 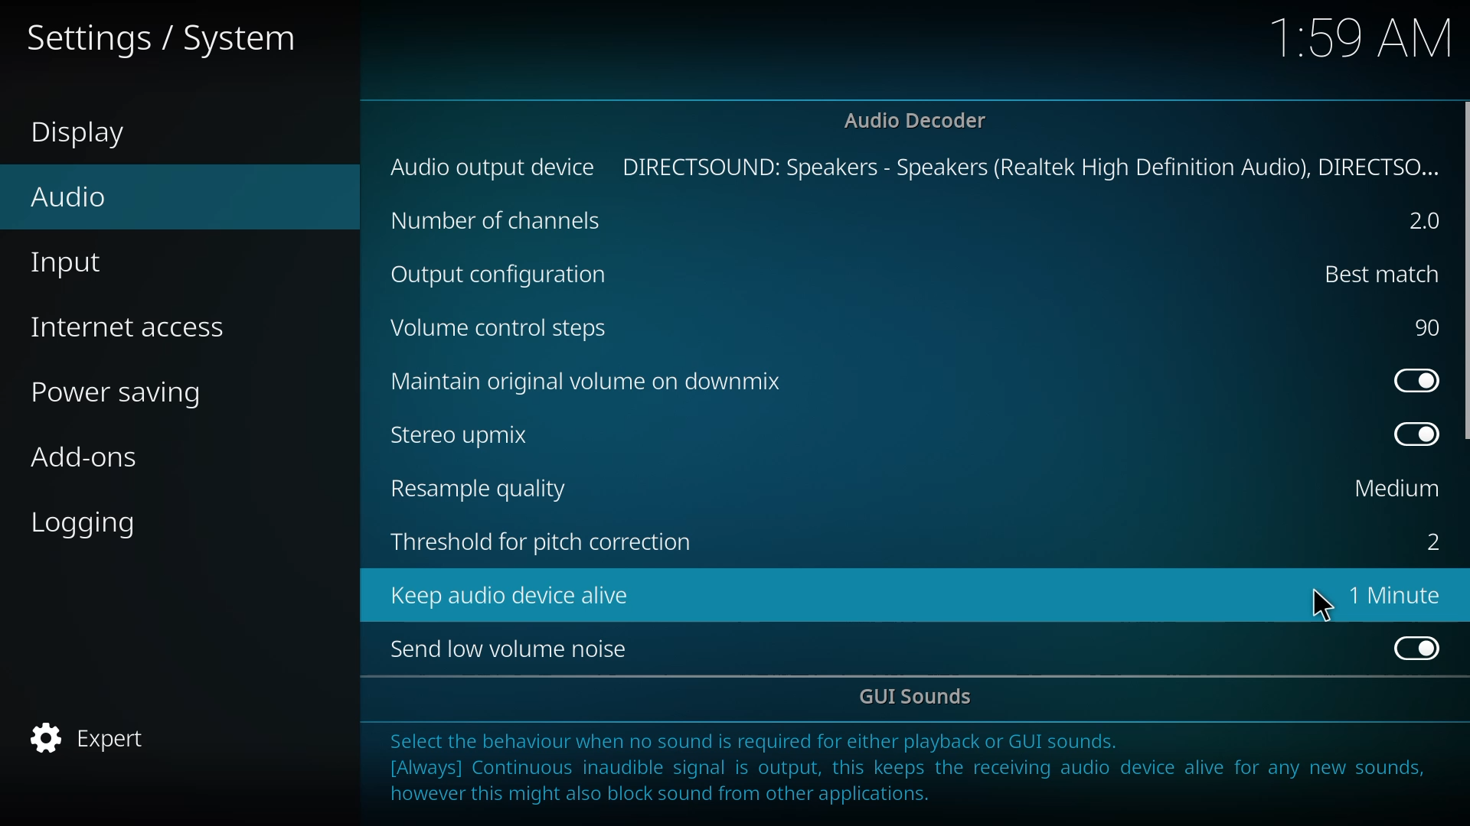 I want to click on input, so click(x=70, y=264).